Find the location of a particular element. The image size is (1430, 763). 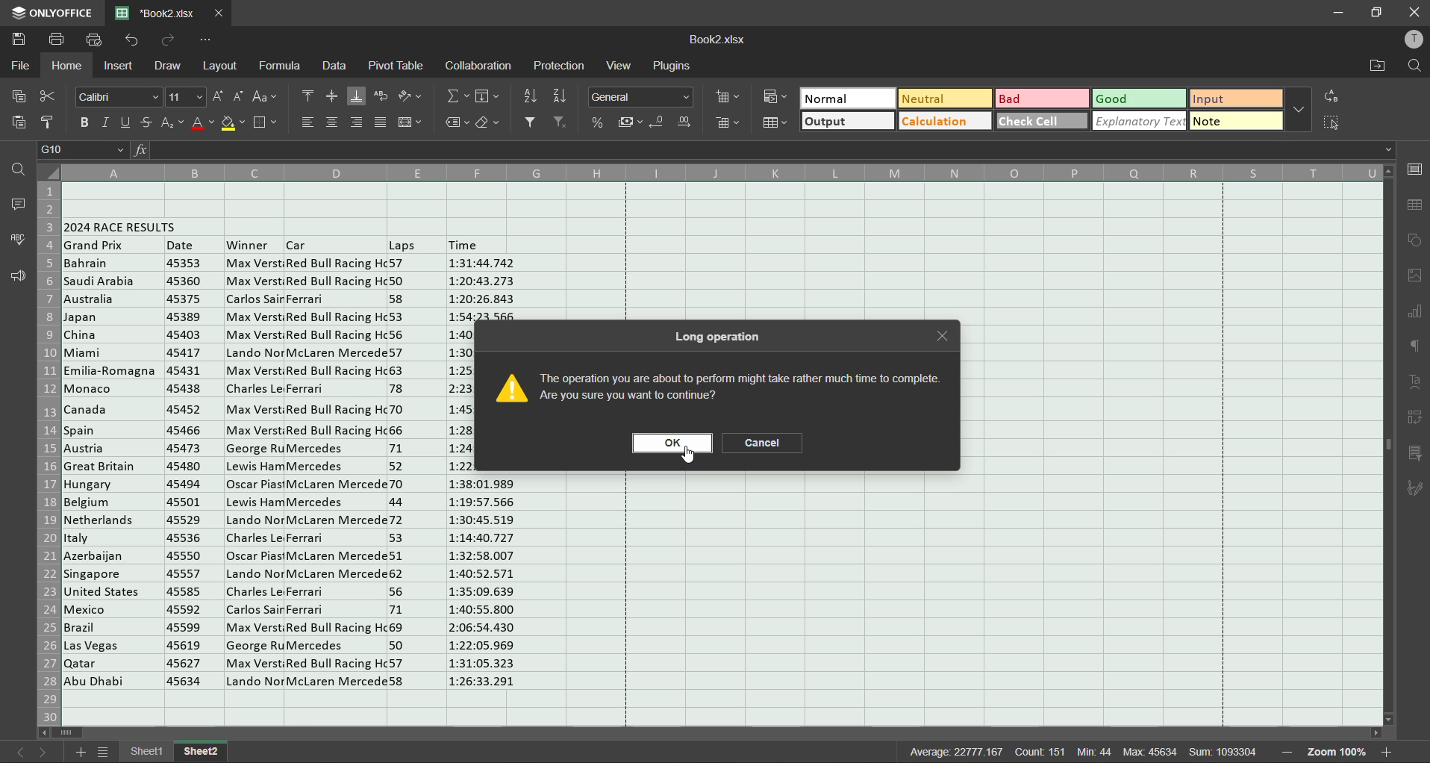

plugins is located at coordinates (672, 68).